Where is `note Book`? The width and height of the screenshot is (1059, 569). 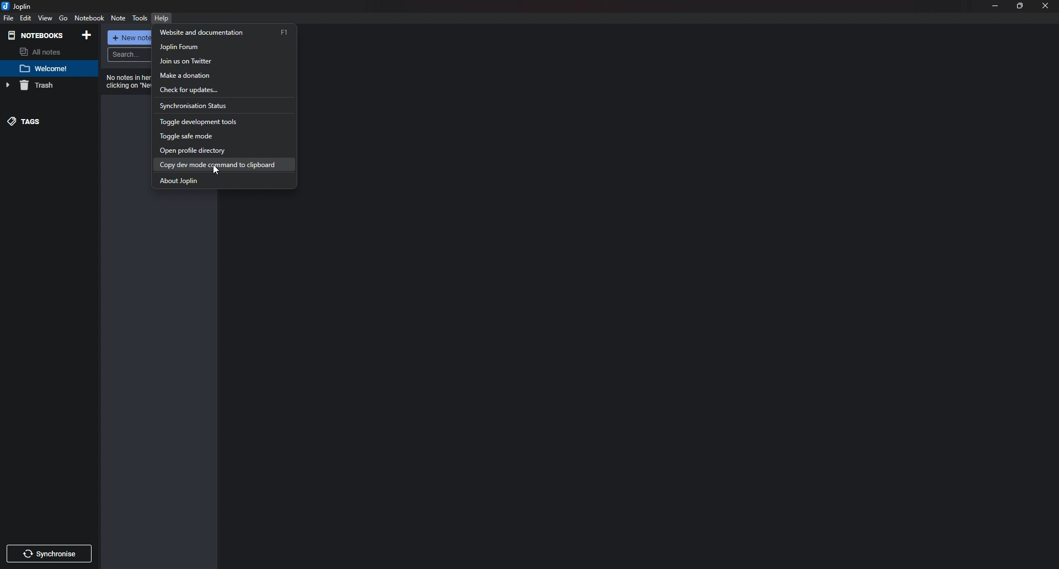
note Book is located at coordinates (89, 18).